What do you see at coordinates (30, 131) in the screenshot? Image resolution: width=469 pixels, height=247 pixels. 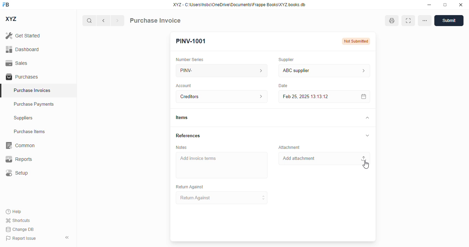 I see `purchase items` at bounding box center [30, 131].